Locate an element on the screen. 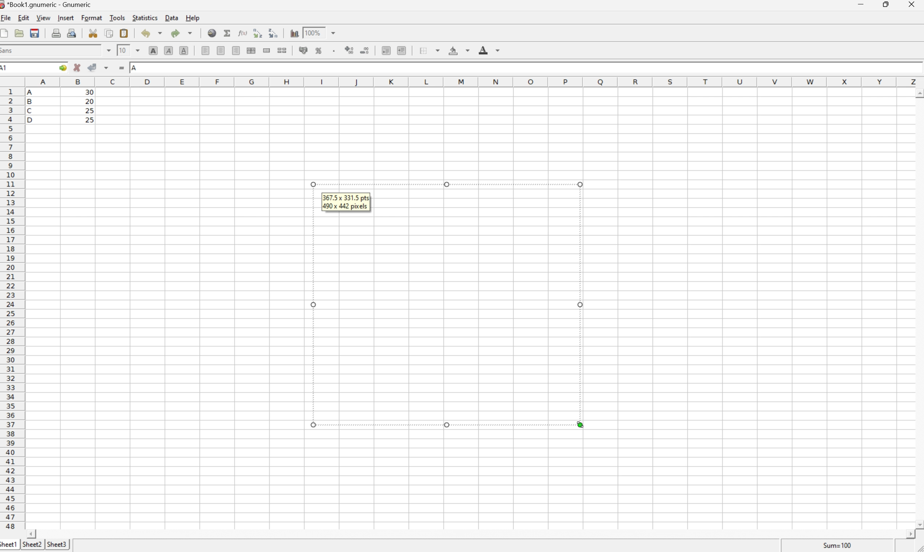 This screenshot has width=924, height=552. Increase indent, and align the contents to the left is located at coordinates (404, 51).